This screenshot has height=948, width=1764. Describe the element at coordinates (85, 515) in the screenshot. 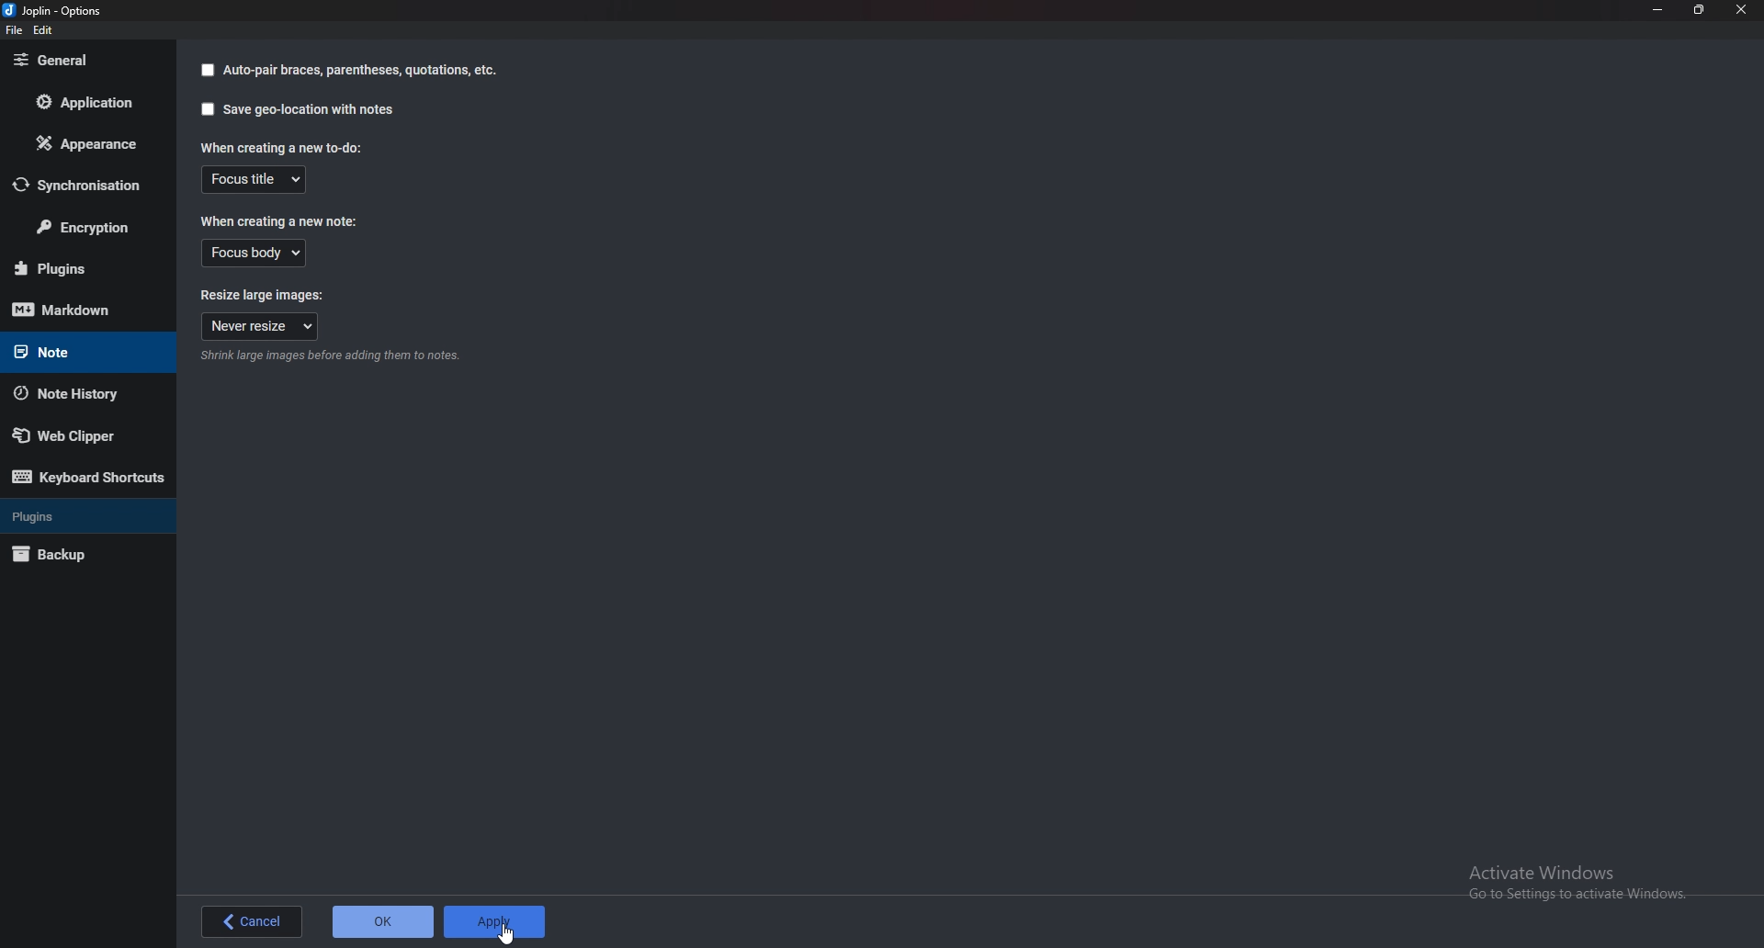

I see `Plugins` at that location.